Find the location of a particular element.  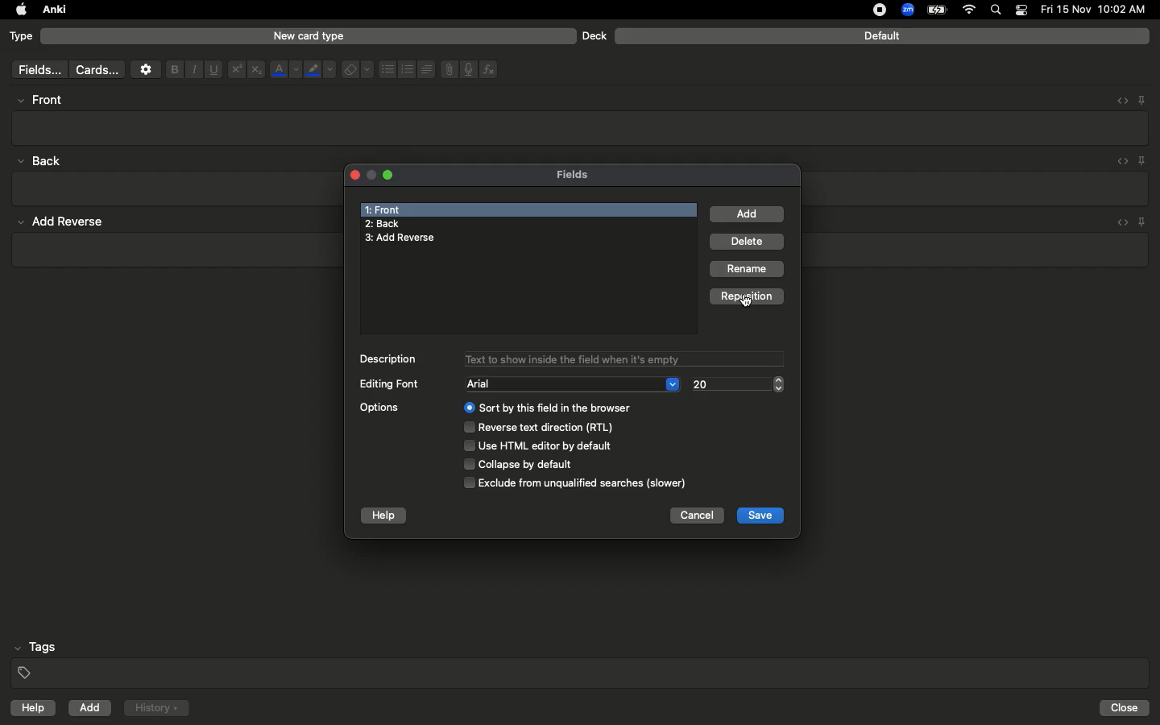

Settings is located at coordinates (146, 69).